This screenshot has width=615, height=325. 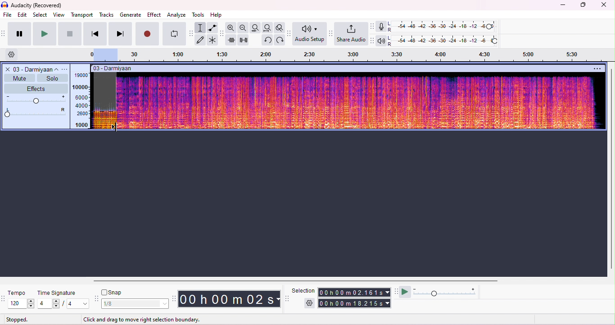 I want to click on share audio tool bar, so click(x=331, y=33).